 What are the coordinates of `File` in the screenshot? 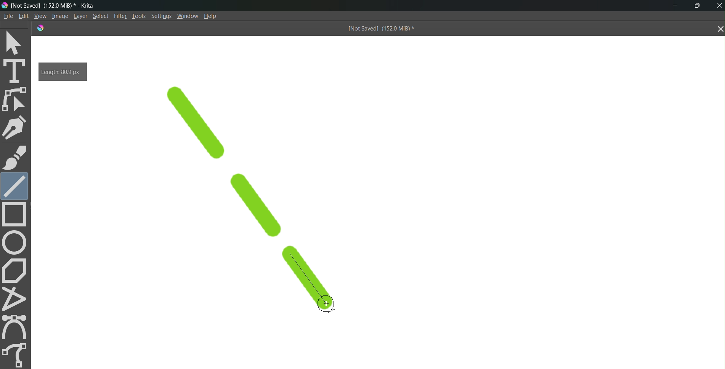 It's located at (8, 16).